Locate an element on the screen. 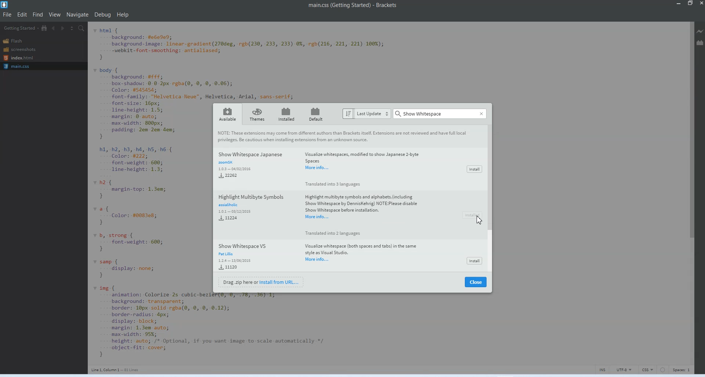 The height and width of the screenshot is (377, 705). Cursor is located at coordinates (480, 220).